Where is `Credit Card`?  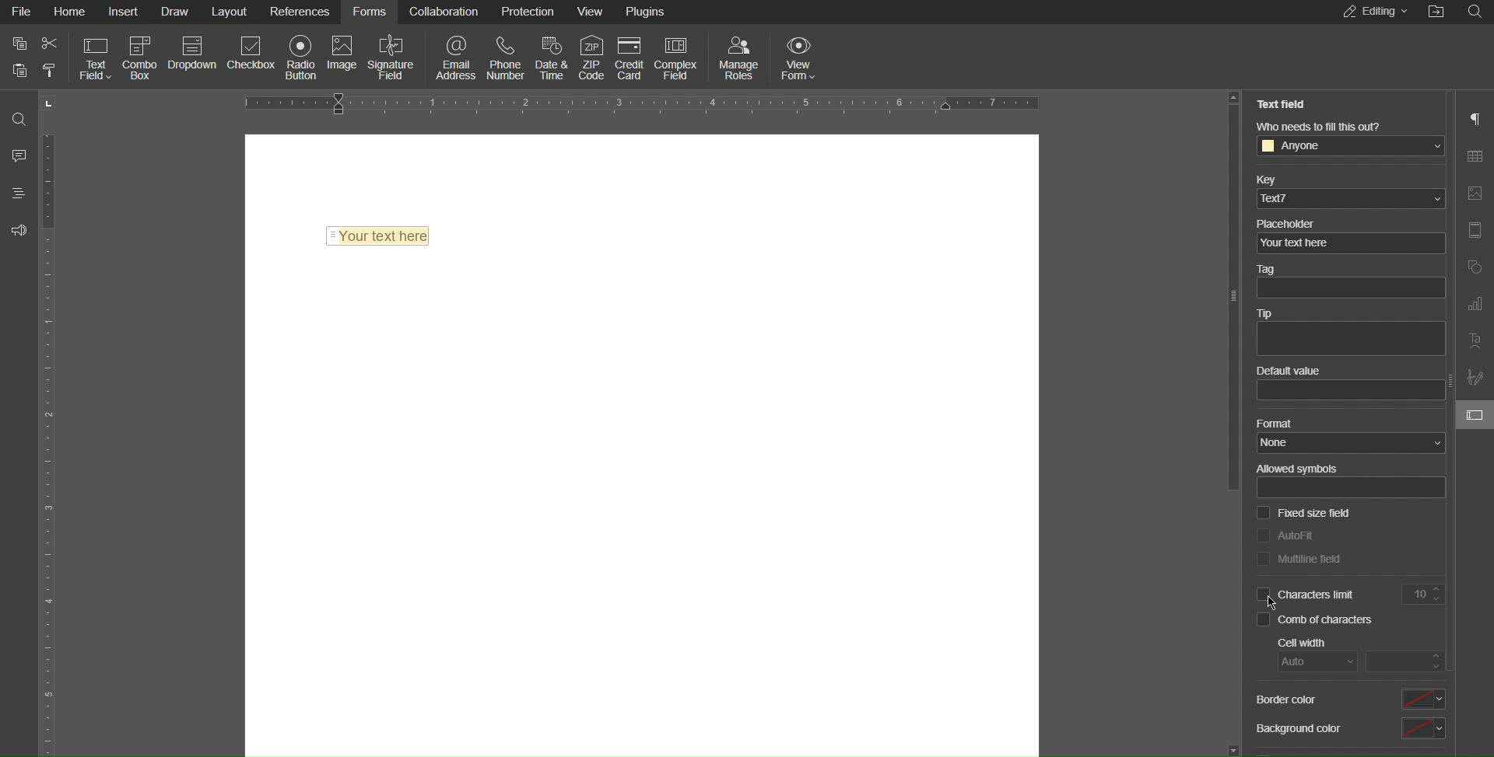 Credit Card is located at coordinates (630, 54).